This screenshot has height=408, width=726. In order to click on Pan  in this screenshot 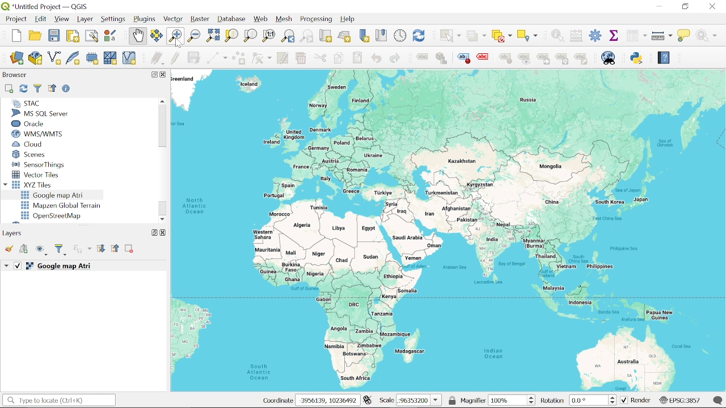, I will do `click(138, 36)`.